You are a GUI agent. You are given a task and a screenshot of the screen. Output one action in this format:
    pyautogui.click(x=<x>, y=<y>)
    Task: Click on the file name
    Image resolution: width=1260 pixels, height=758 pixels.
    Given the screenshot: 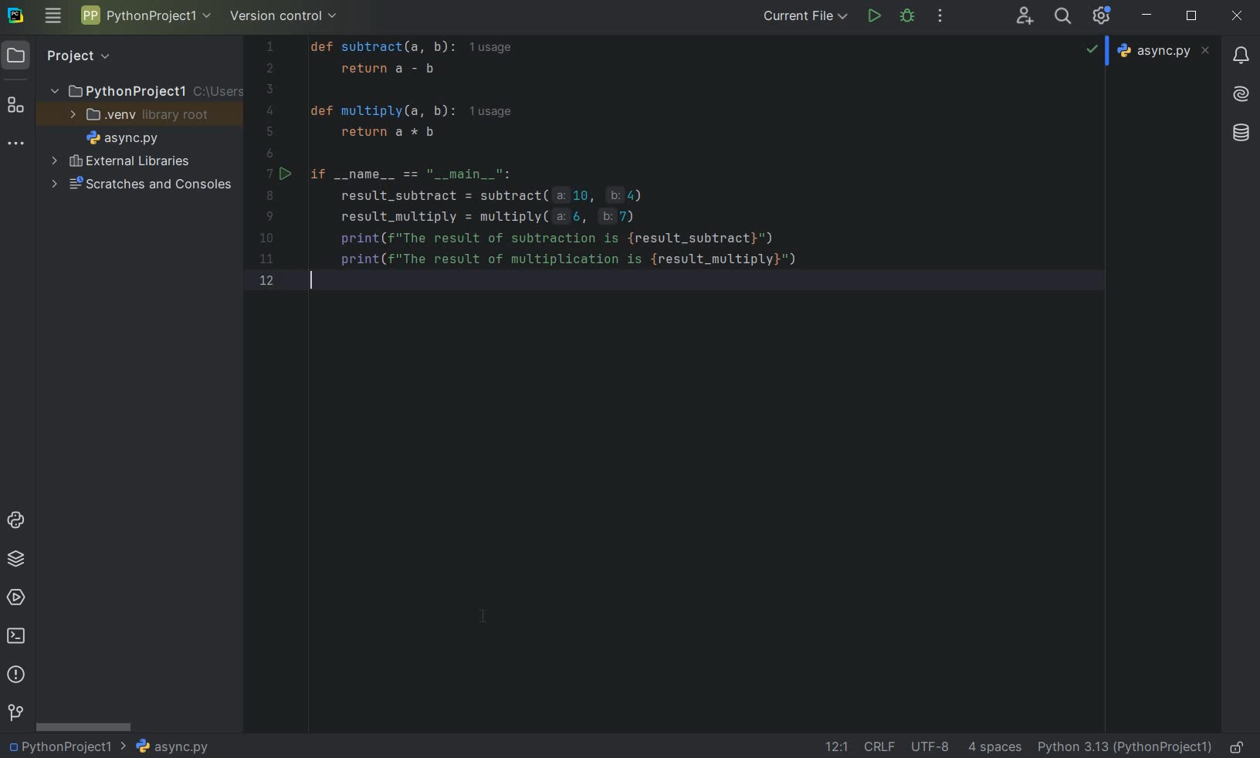 What is the action you would take?
    pyautogui.click(x=127, y=139)
    